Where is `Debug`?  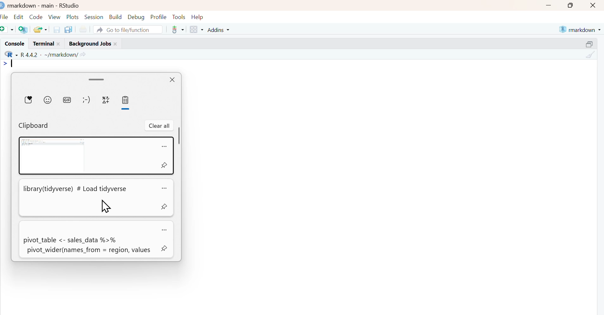
Debug is located at coordinates (136, 16).